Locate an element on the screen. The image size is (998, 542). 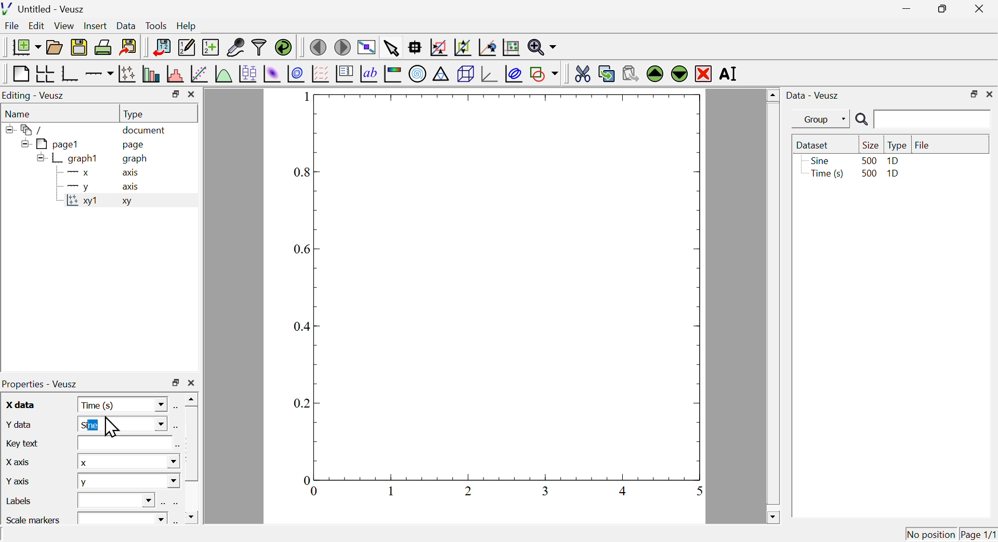
page1 is located at coordinates (51, 144).